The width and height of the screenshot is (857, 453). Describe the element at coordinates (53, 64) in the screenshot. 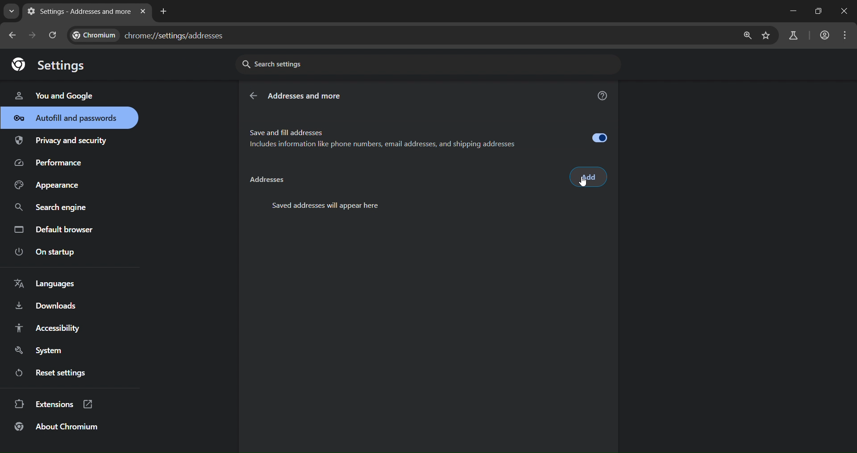

I see `settings` at that location.